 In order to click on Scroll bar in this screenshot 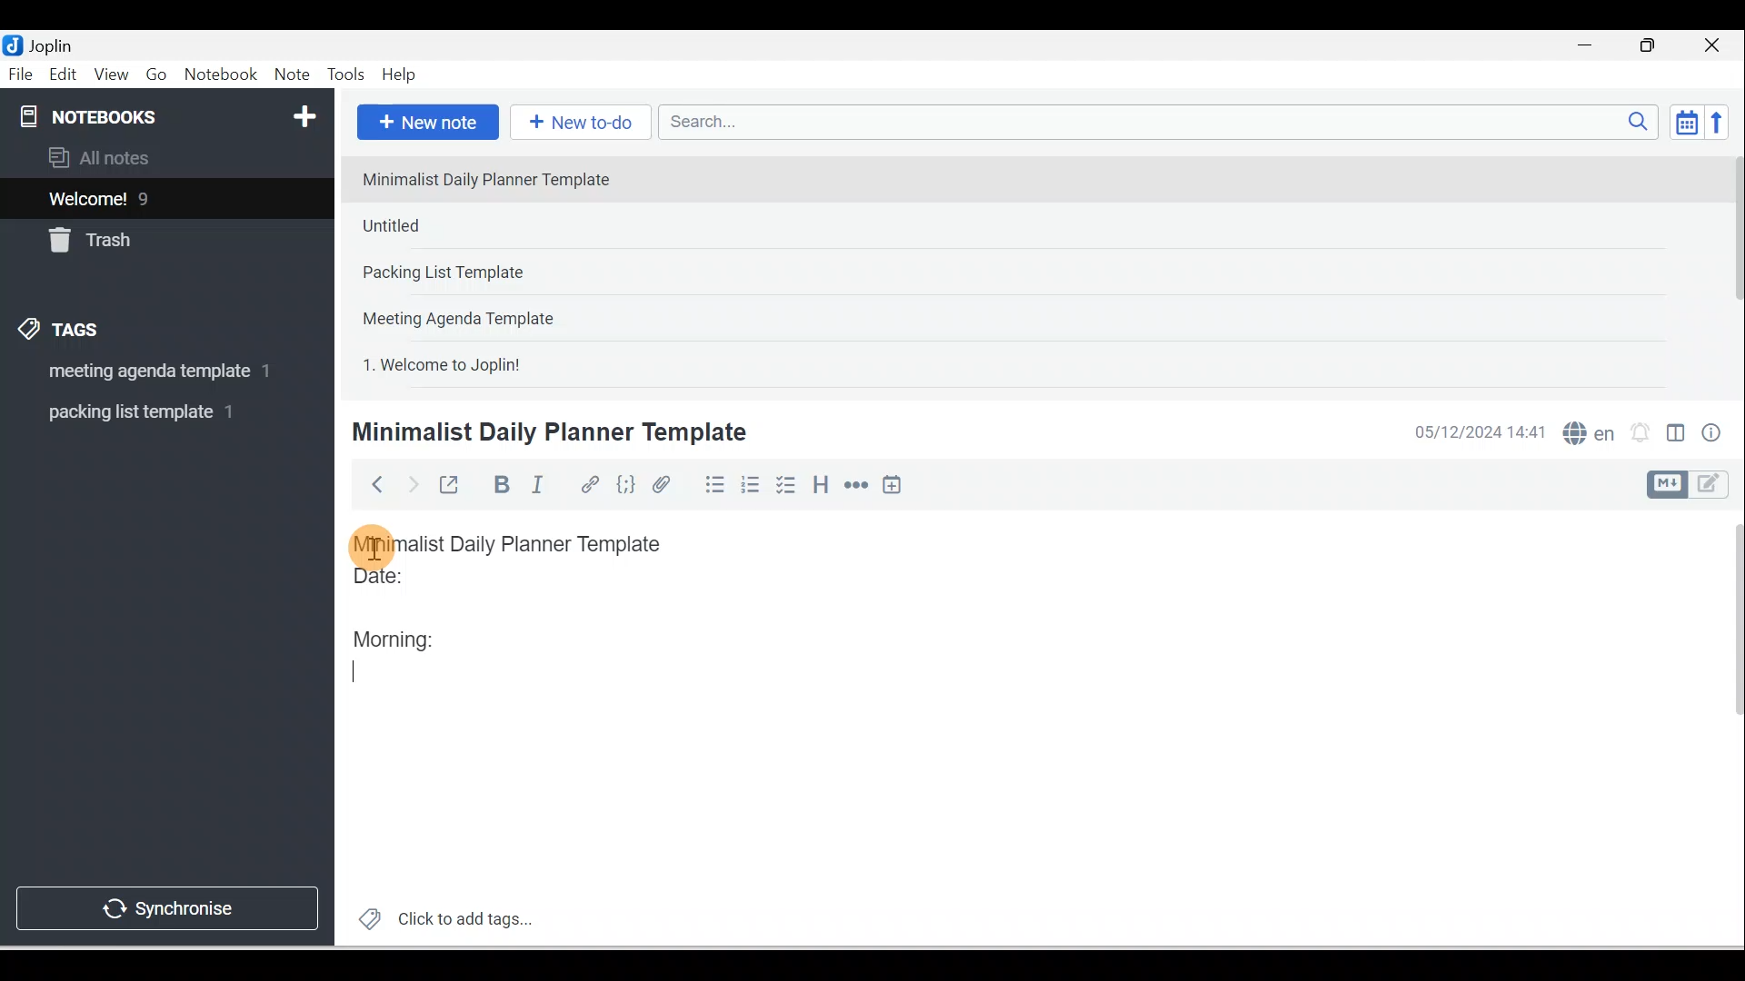, I will do `click(1725, 728)`.